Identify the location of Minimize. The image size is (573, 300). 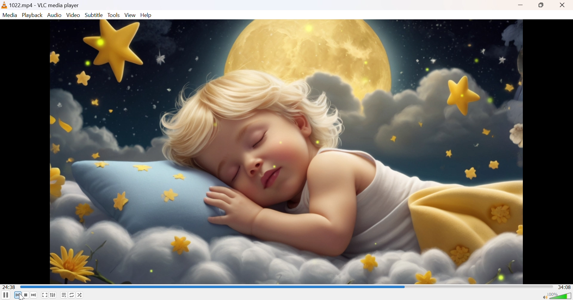
(520, 6).